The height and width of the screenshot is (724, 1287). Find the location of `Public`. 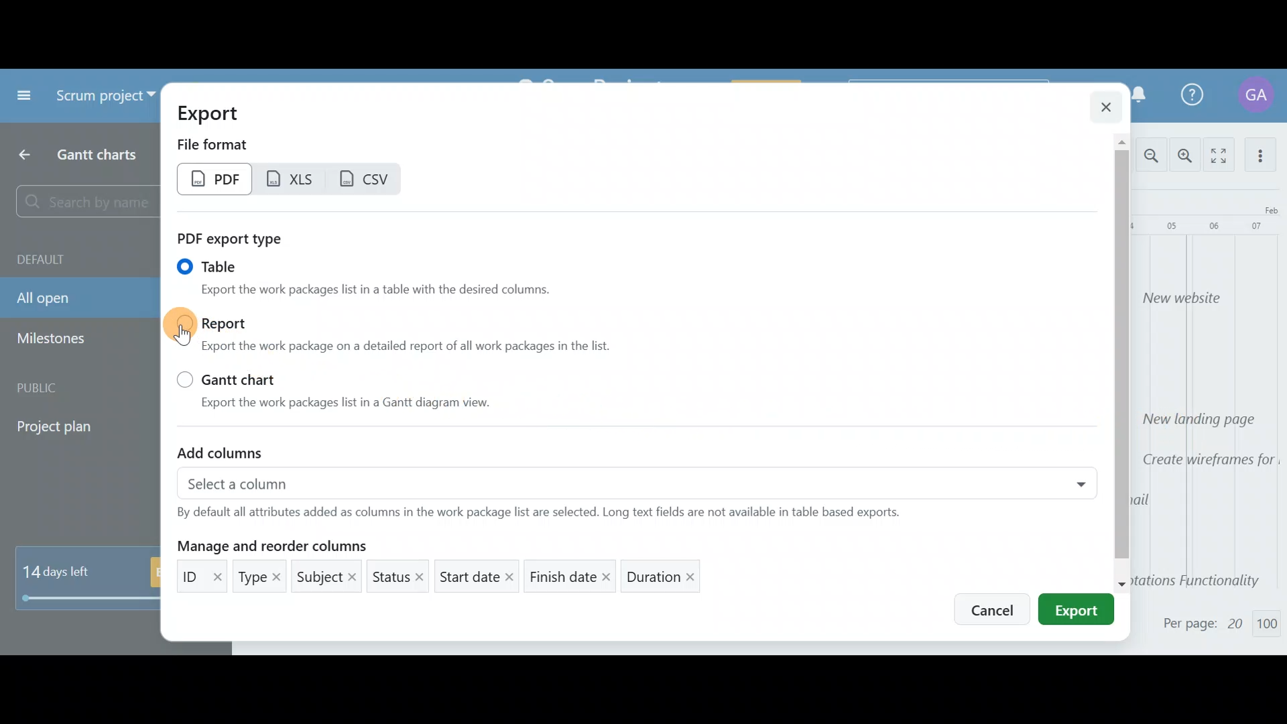

Public is located at coordinates (80, 384).